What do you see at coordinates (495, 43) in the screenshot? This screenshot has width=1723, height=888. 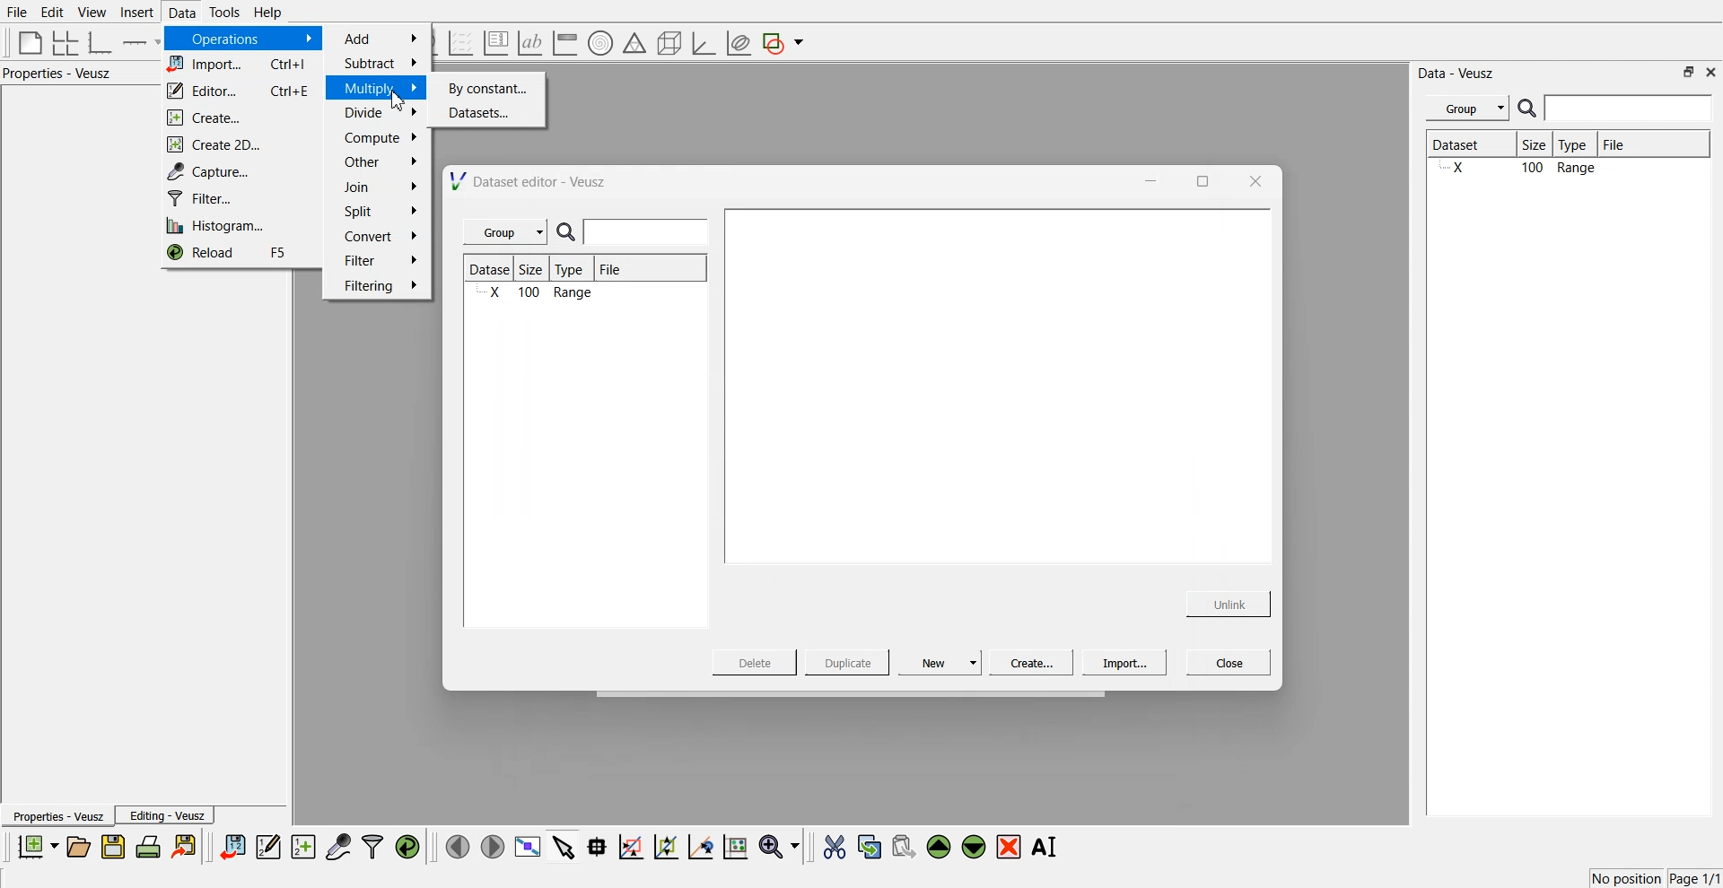 I see `plot key` at bounding box center [495, 43].